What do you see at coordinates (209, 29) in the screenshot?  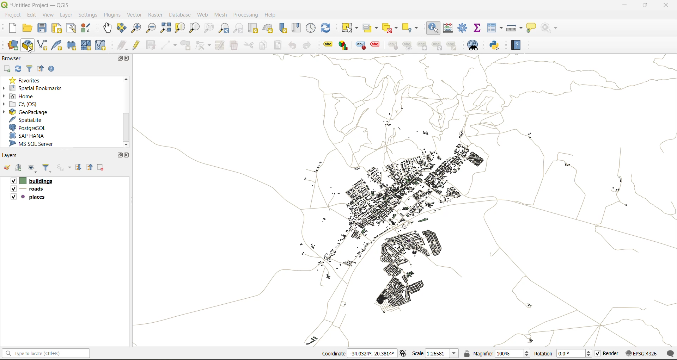 I see `zoom native` at bounding box center [209, 29].